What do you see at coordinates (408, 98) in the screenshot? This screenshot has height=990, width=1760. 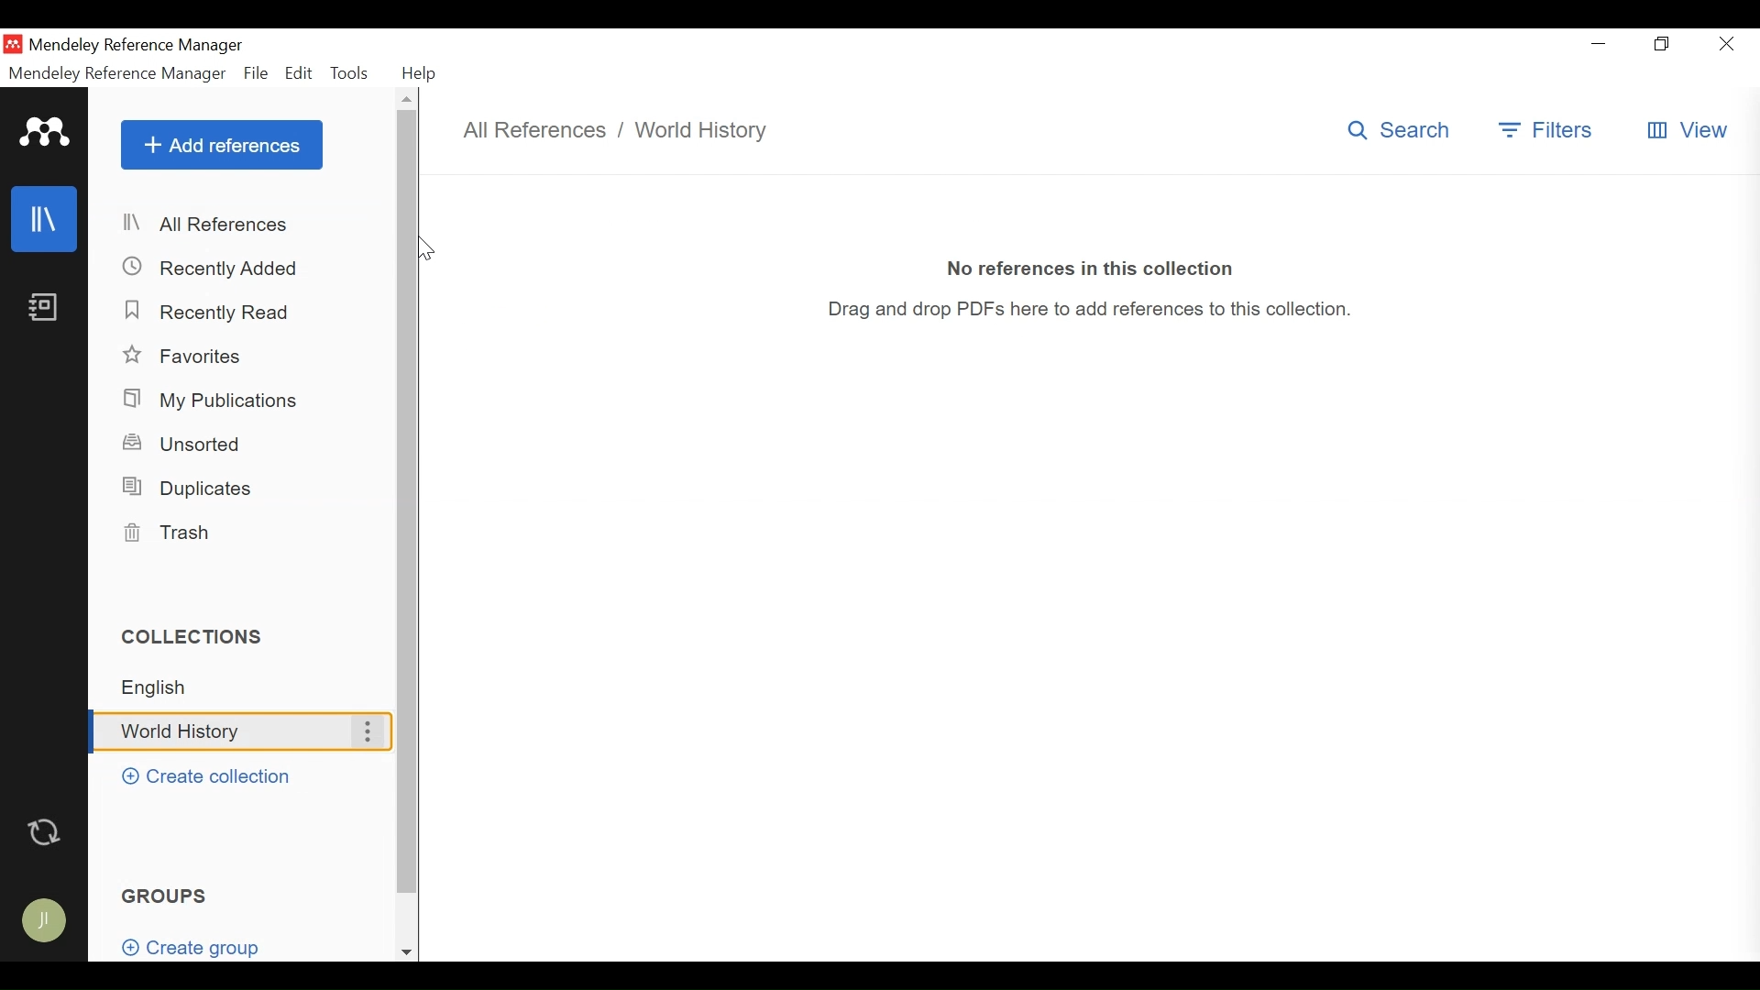 I see `Scroll up` at bounding box center [408, 98].